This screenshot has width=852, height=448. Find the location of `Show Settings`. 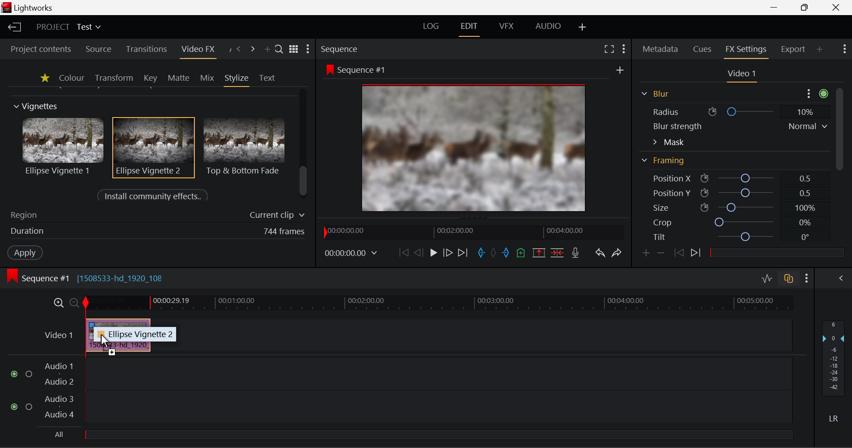

Show Settings is located at coordinates (624, 48).